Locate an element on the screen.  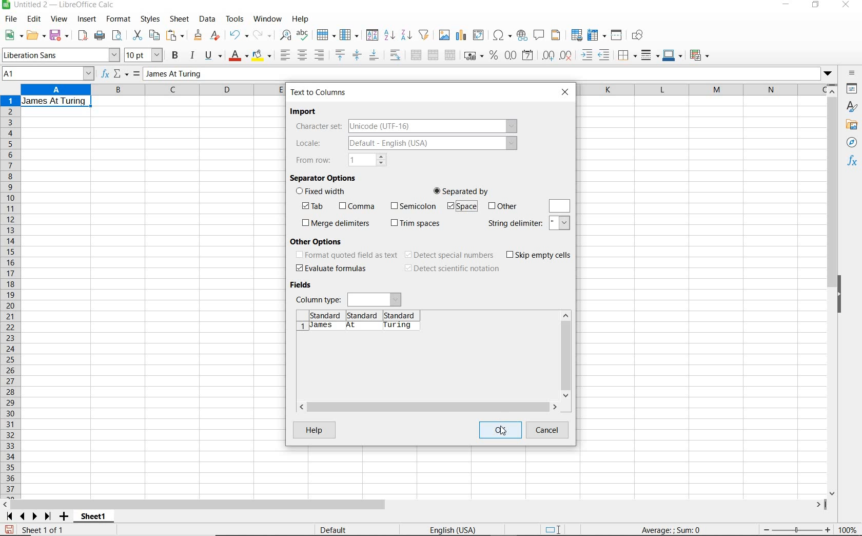
comma is located at coordinates (356, 206).